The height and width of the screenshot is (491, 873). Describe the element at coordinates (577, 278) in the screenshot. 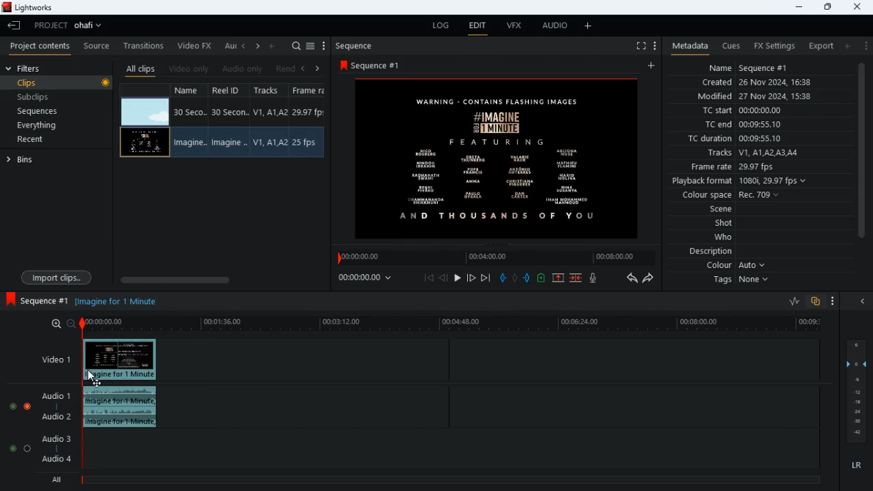

I see `merge` at that location.